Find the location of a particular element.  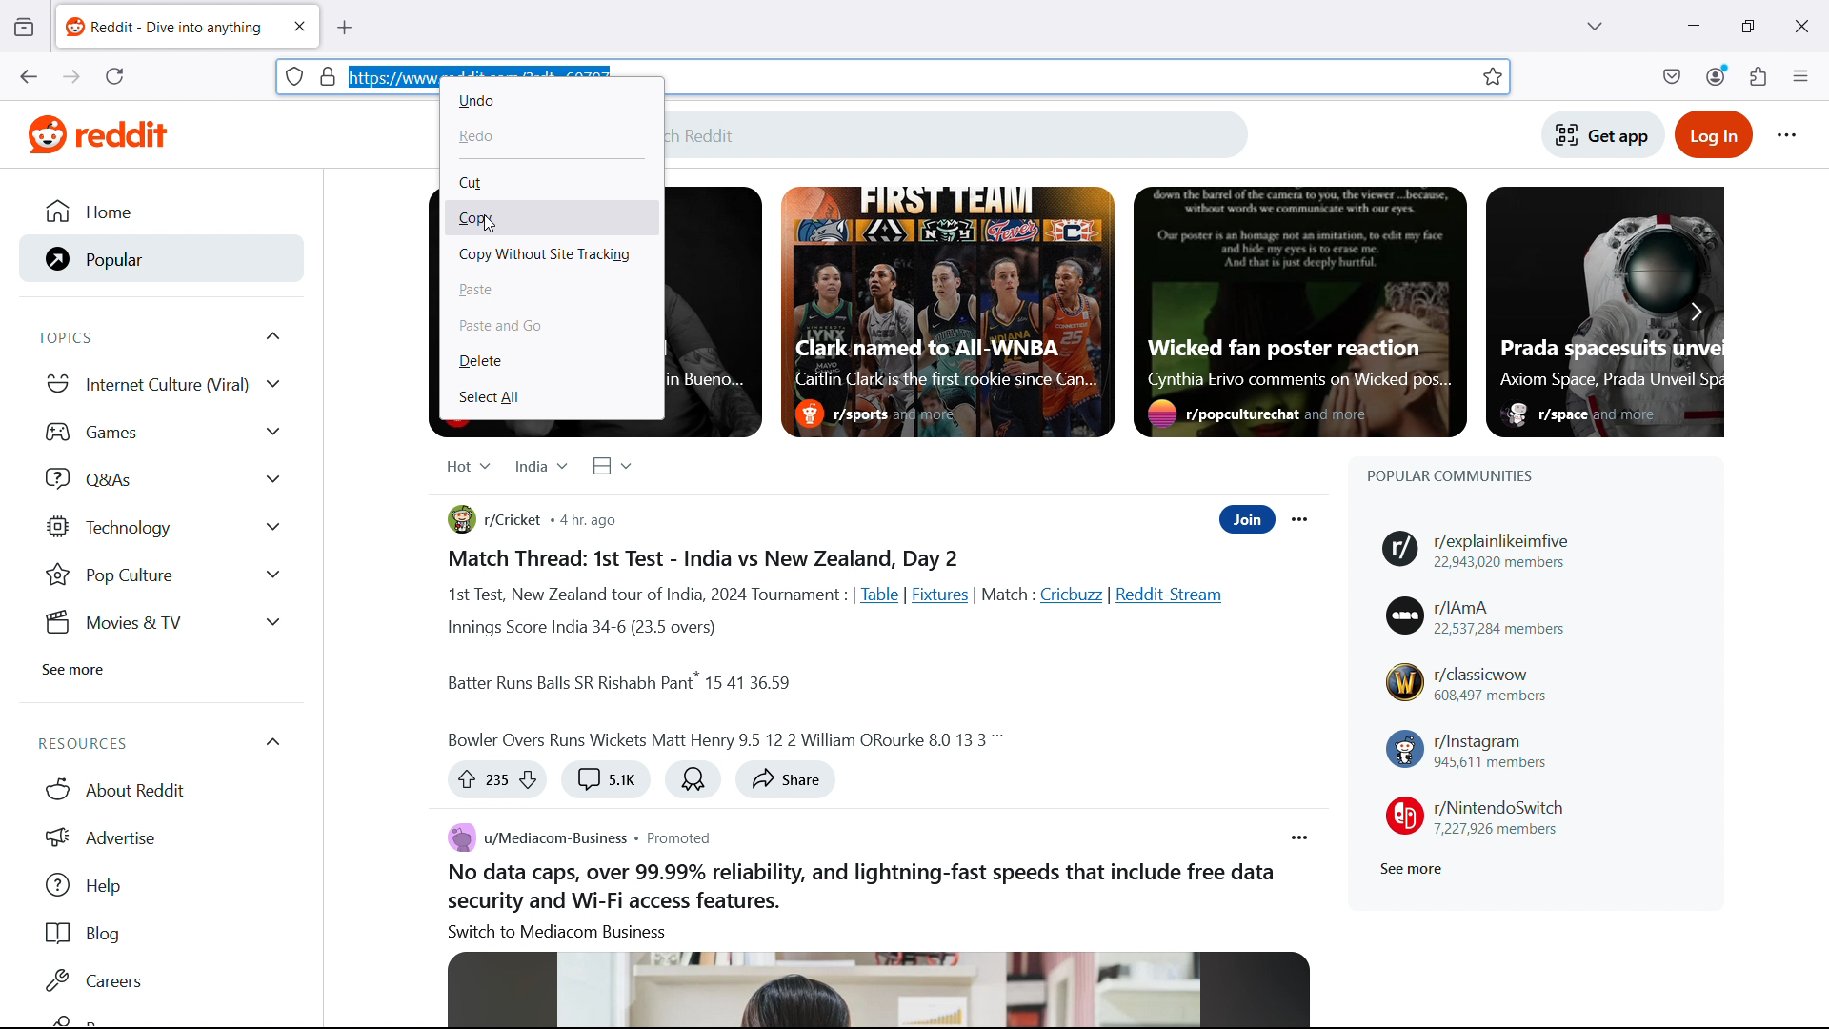

r/cricket community is located at coordinates (494, 520).